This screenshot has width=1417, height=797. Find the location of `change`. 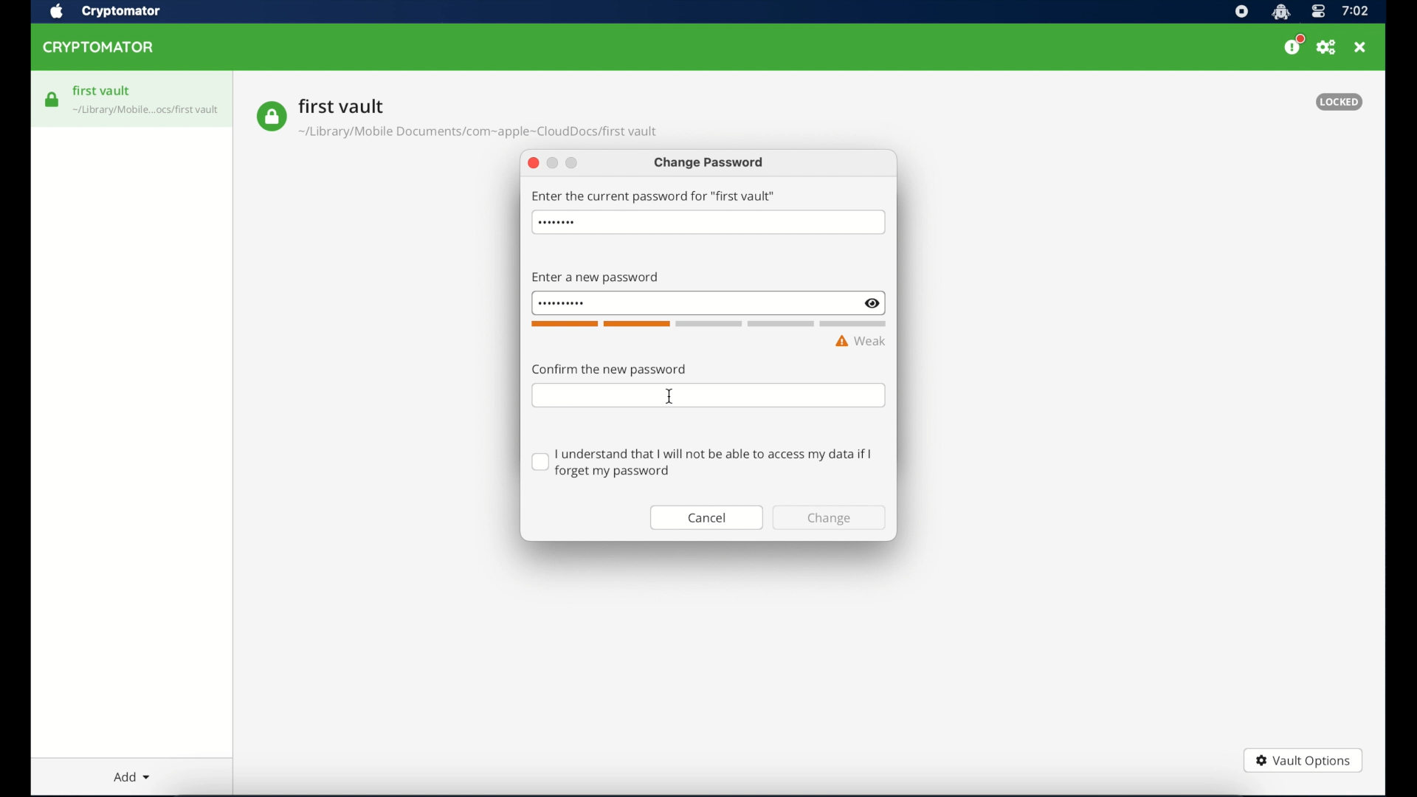

change is located at coordinates (830, 518).